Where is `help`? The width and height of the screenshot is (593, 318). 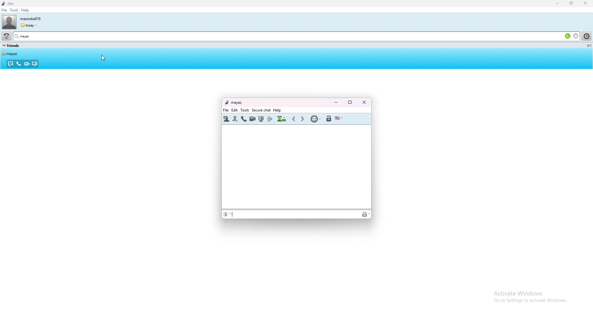
help is located at coordinates (25, 10).